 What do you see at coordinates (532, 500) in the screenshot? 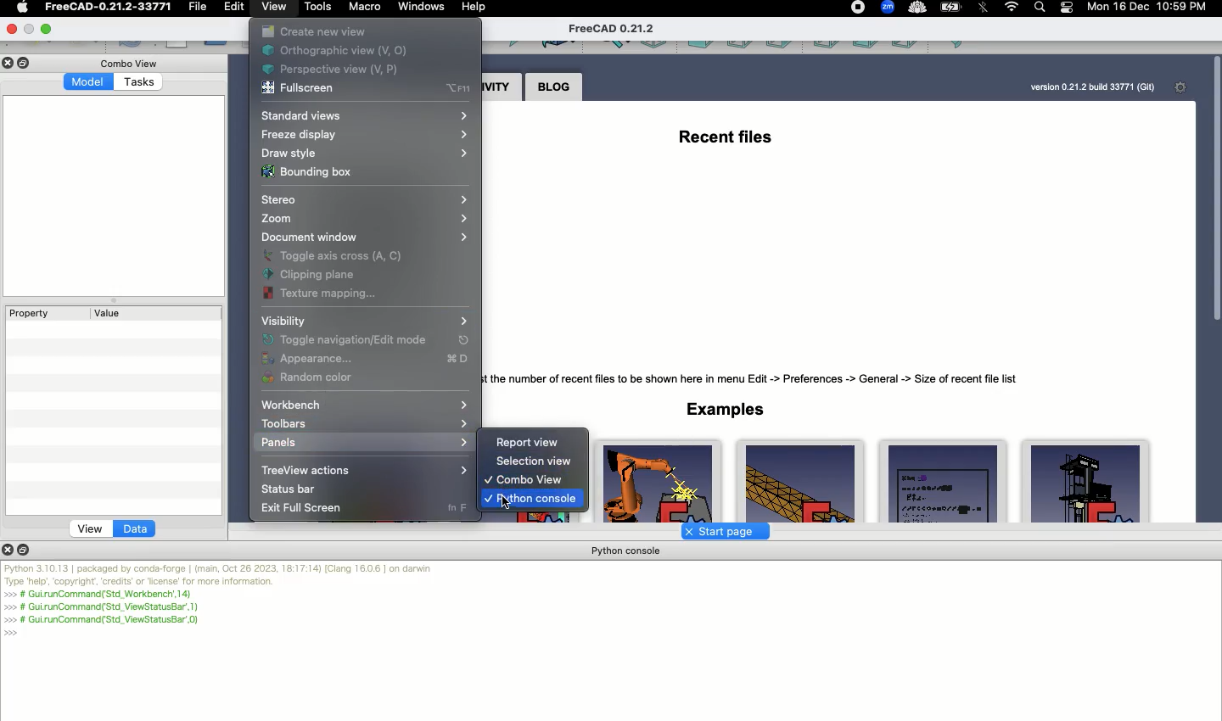
I see `Python console` at bounding box center [532, 500].